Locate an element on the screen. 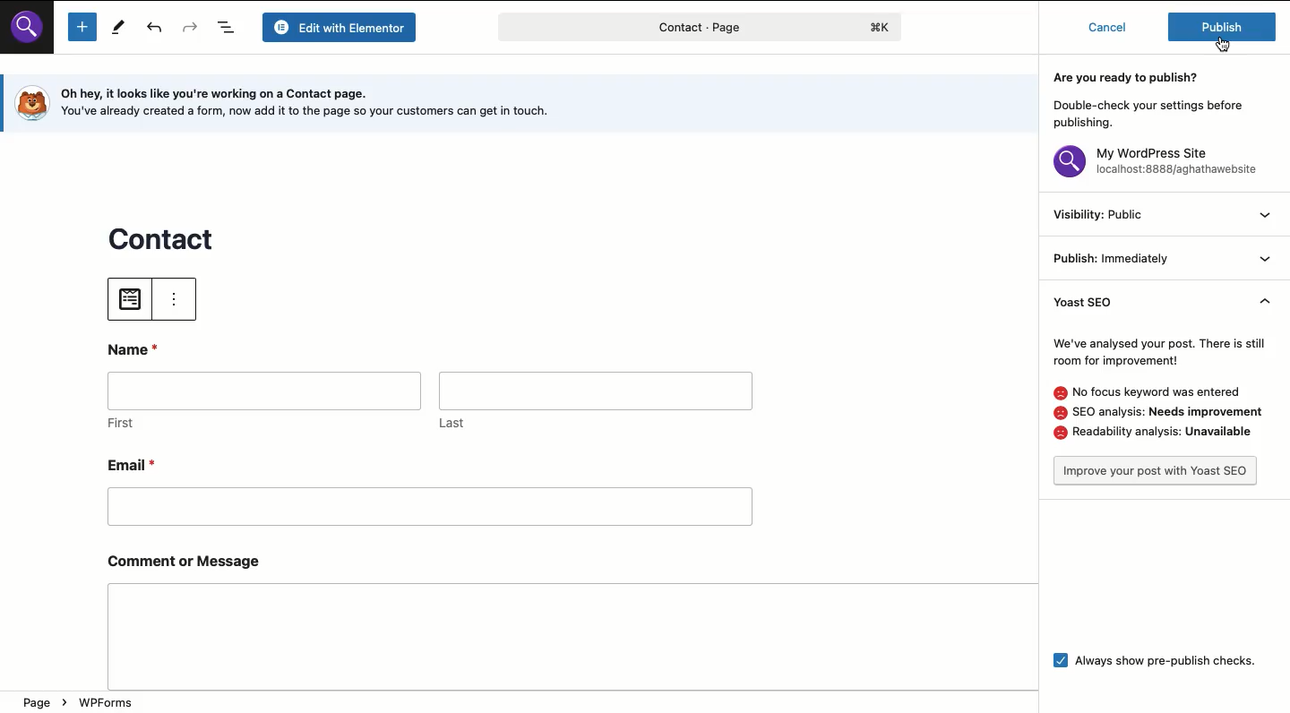 The width and height of the screenshot is (1290, 713). Click publish is located at coordinates (1223, 27).